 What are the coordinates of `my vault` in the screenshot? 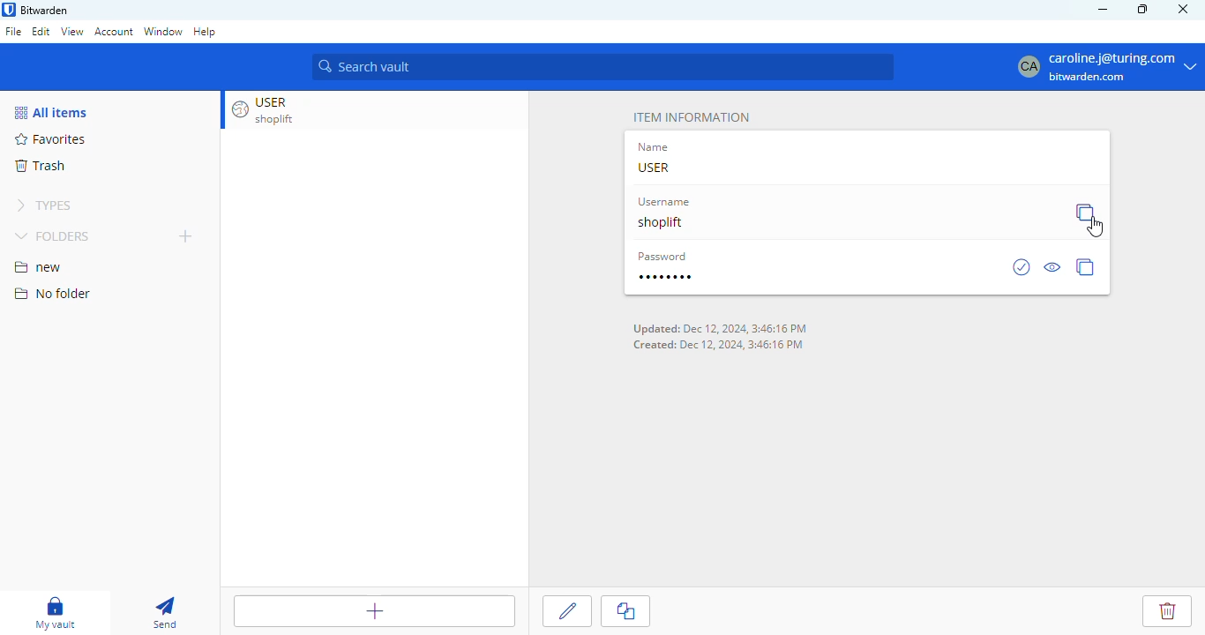 It's located at (56, 611).